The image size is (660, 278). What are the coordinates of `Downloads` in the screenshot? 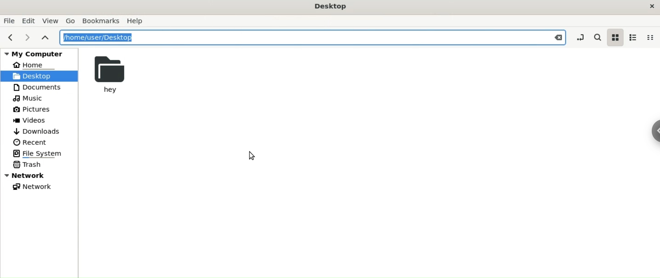 It's located at (35, 131).